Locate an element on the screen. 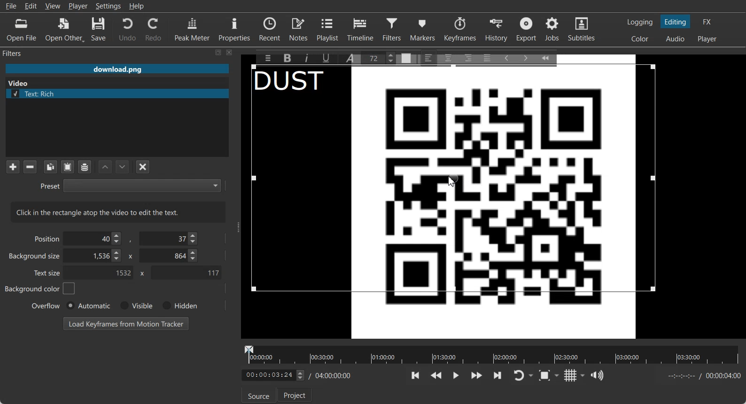 This screenshot has width=746, height=404. Toggle Zoom is located at coordinates (545, 376).